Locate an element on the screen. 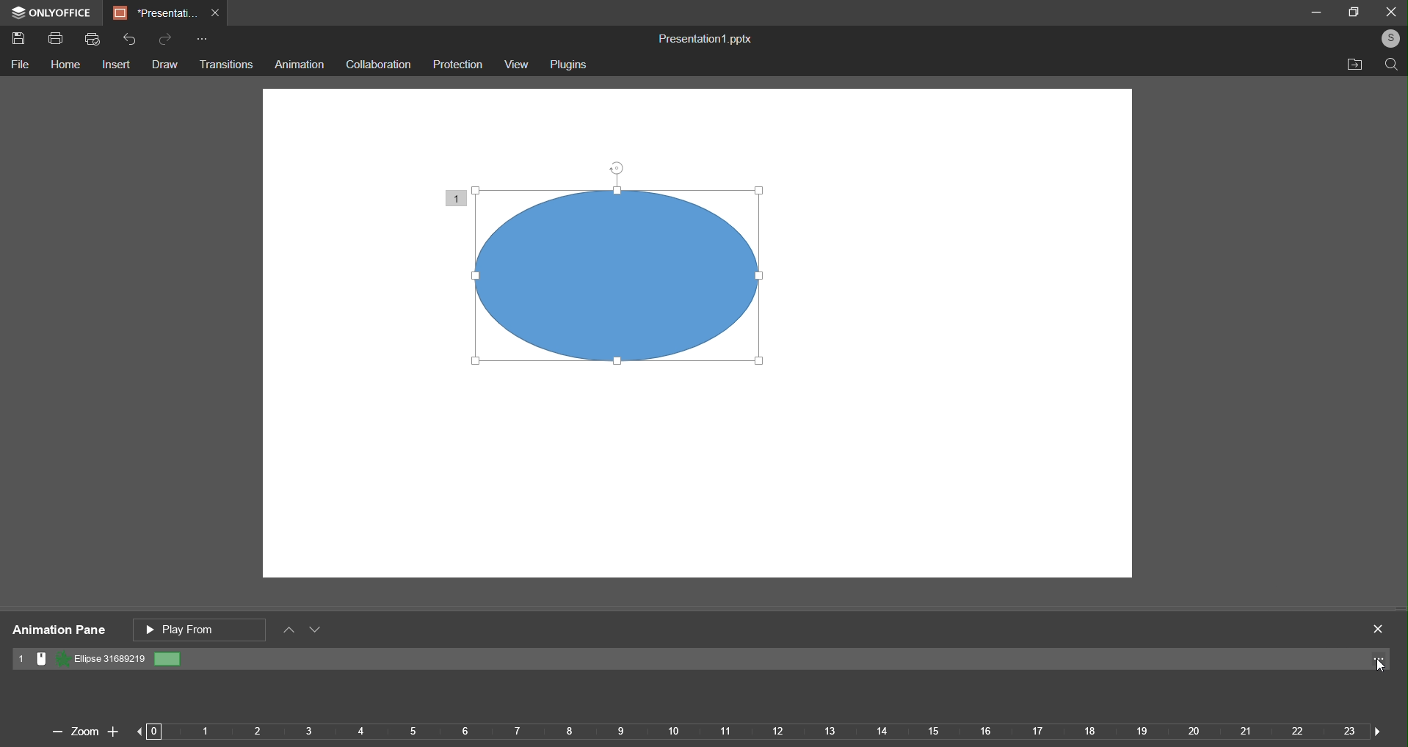 The height and width of the screenshot is (747, 1408). Redo is located at coordinates (166, 39).